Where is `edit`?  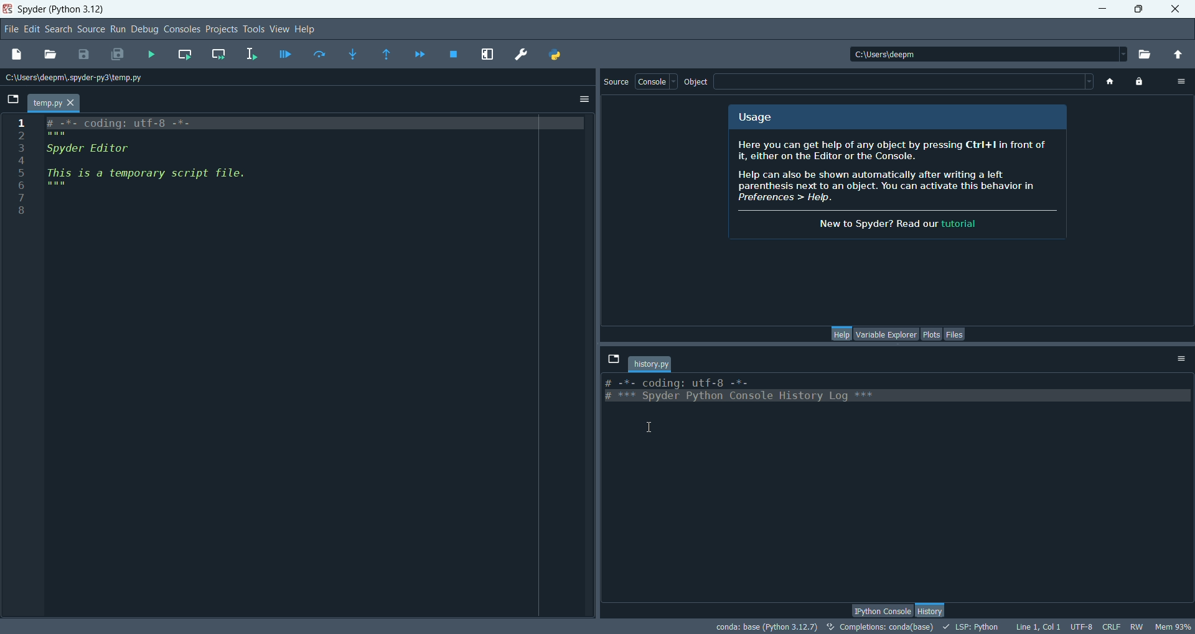 edit is located at coordinates (32, 30).